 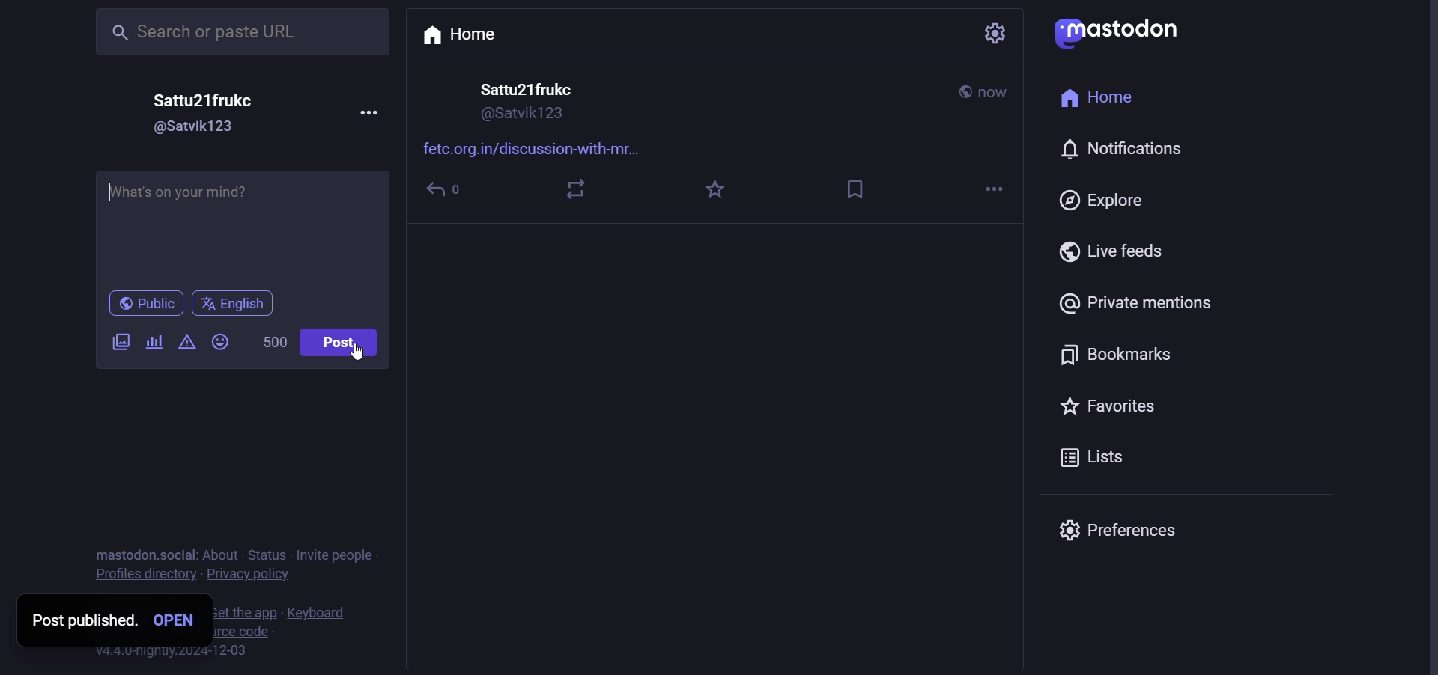 What do you see at coordinates (237, 32) in the screenshot?
I see `search` at bounding box center [237, 32].